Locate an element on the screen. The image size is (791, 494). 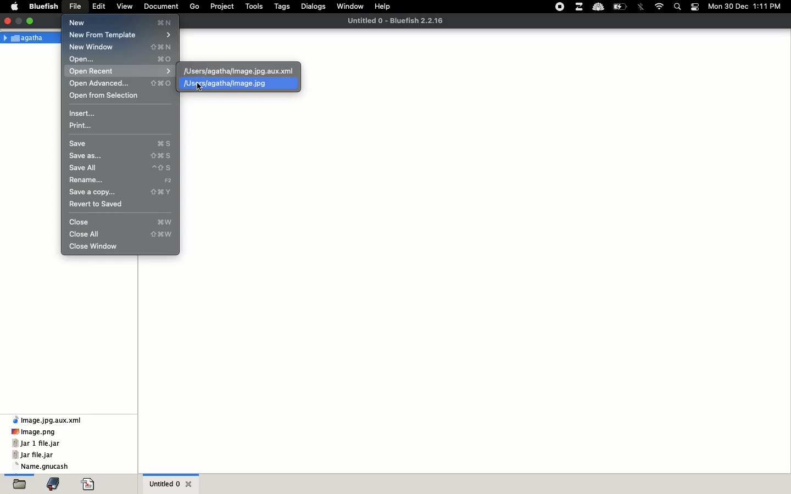
maximize is located at coordinates (32, 20).